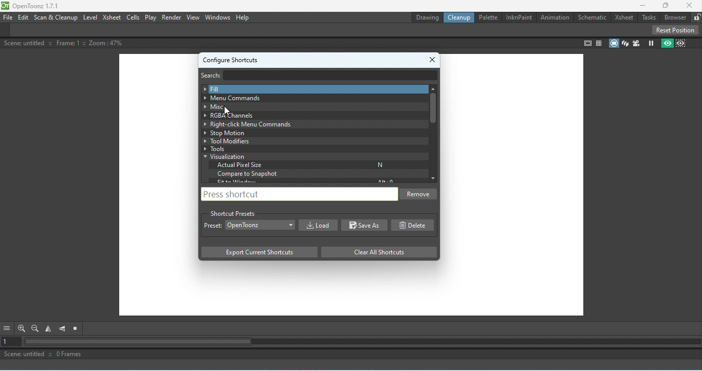 The image size is (702, 371). What do you see at coordinates (302, 174) in the screenshot?
I see `Compare to snapshot` at bounding box center [302, 174].